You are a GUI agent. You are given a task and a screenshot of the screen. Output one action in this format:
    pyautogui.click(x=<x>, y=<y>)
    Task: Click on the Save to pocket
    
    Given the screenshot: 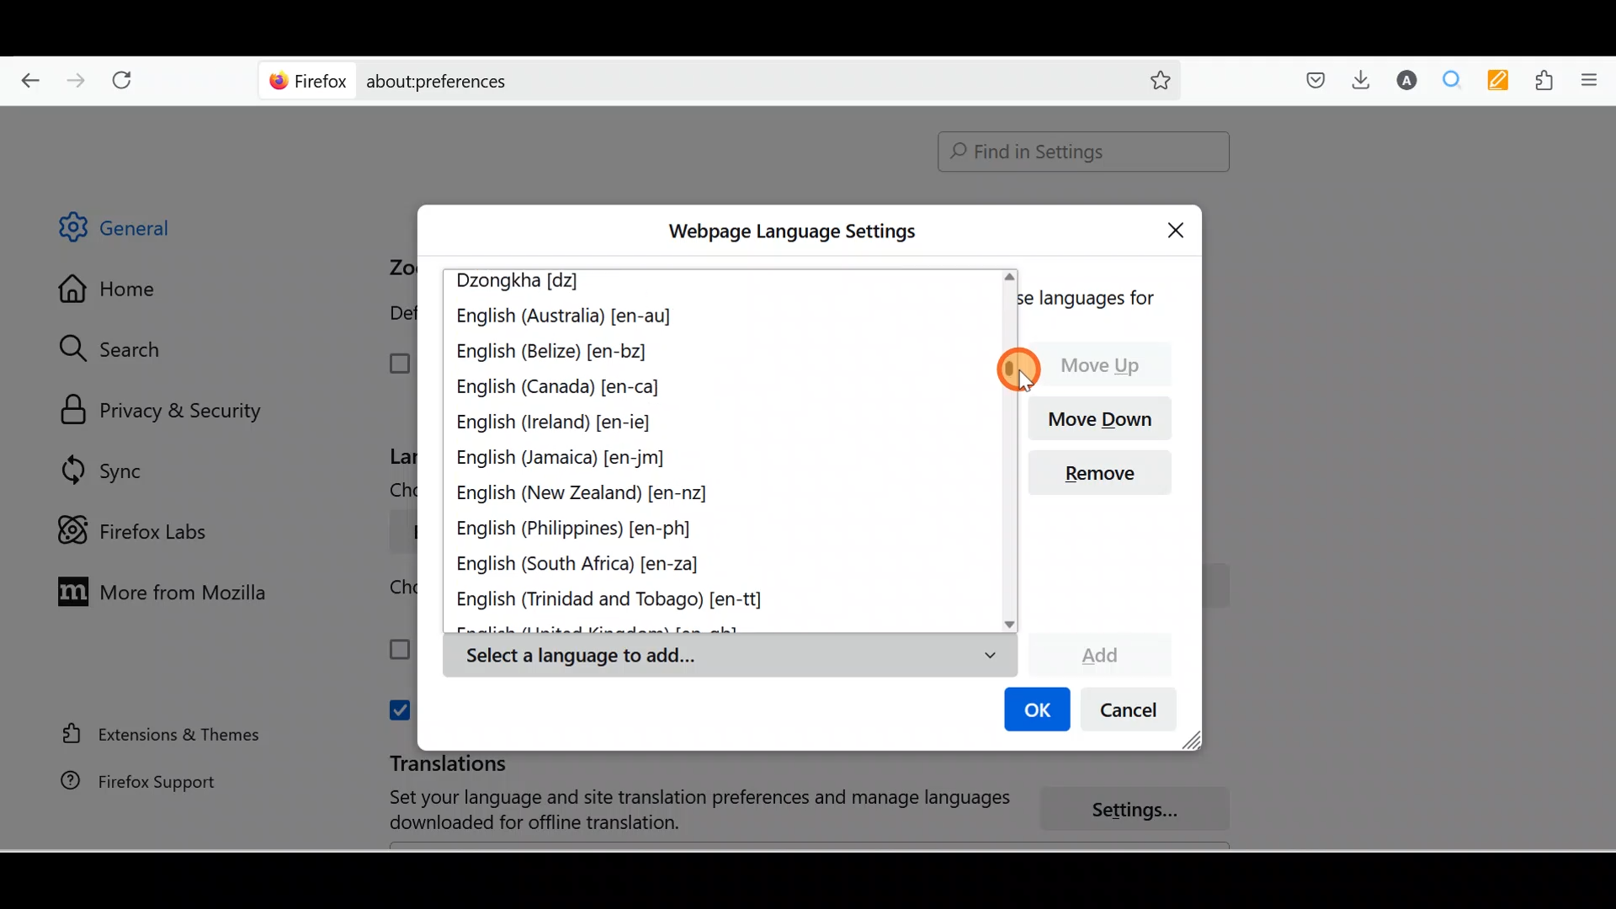 What is the action you would take?
    pyautogui.click(x=1310, y=81)
    